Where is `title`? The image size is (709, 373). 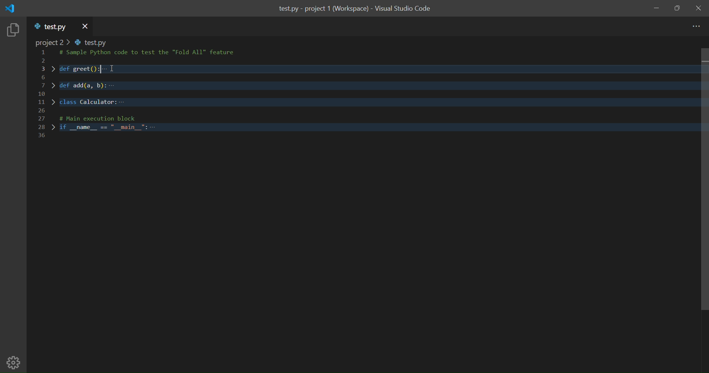 title is located at coordinates (354, 9).